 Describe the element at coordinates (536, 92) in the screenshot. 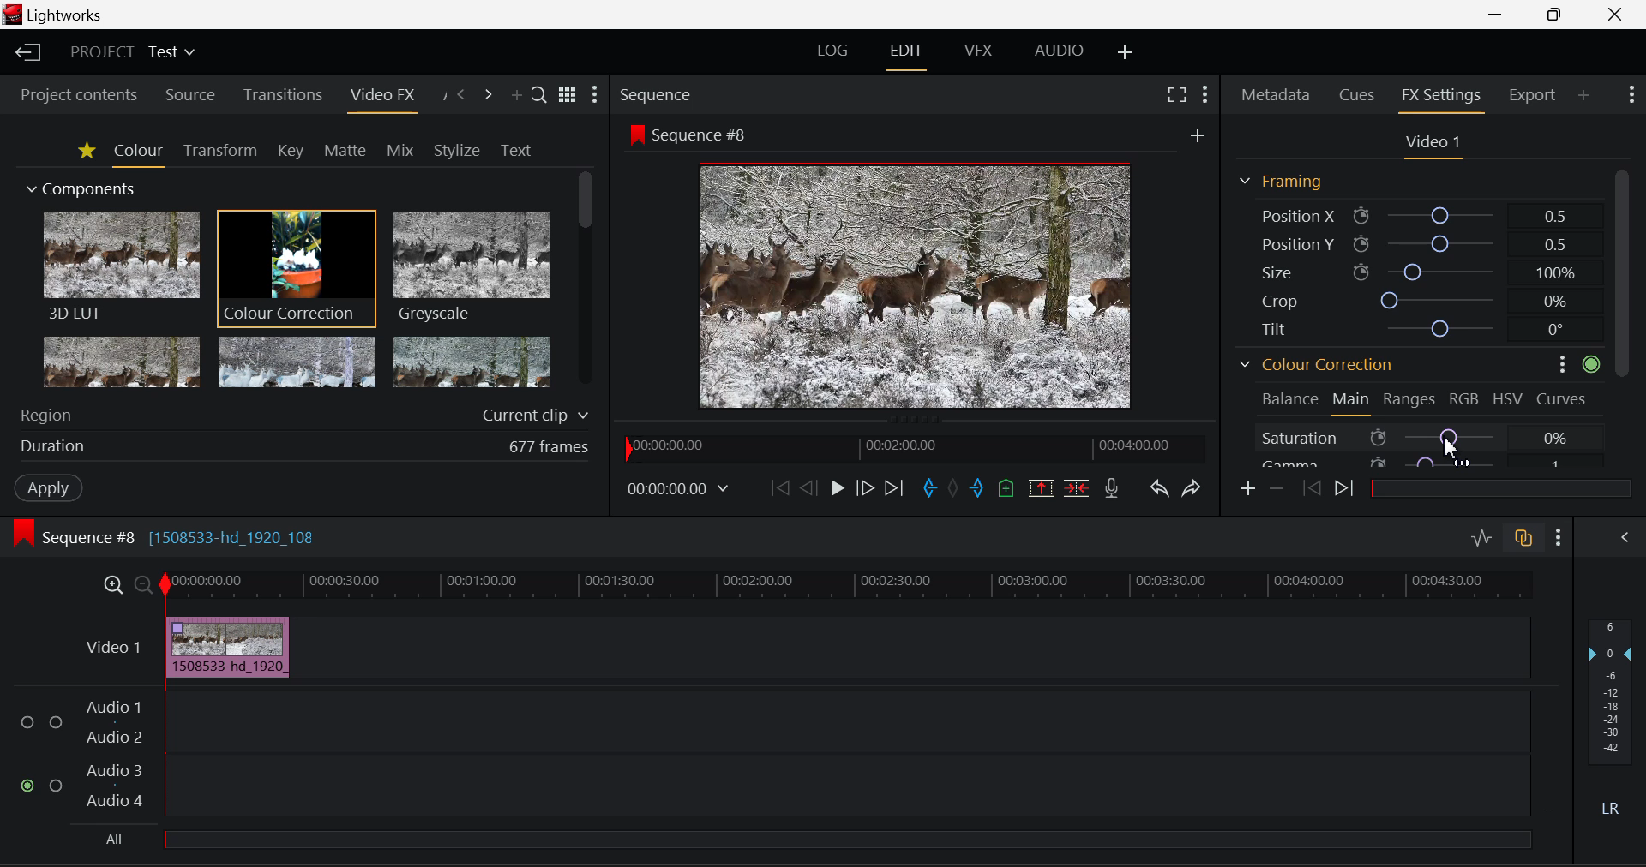

I see `Search` at that location.